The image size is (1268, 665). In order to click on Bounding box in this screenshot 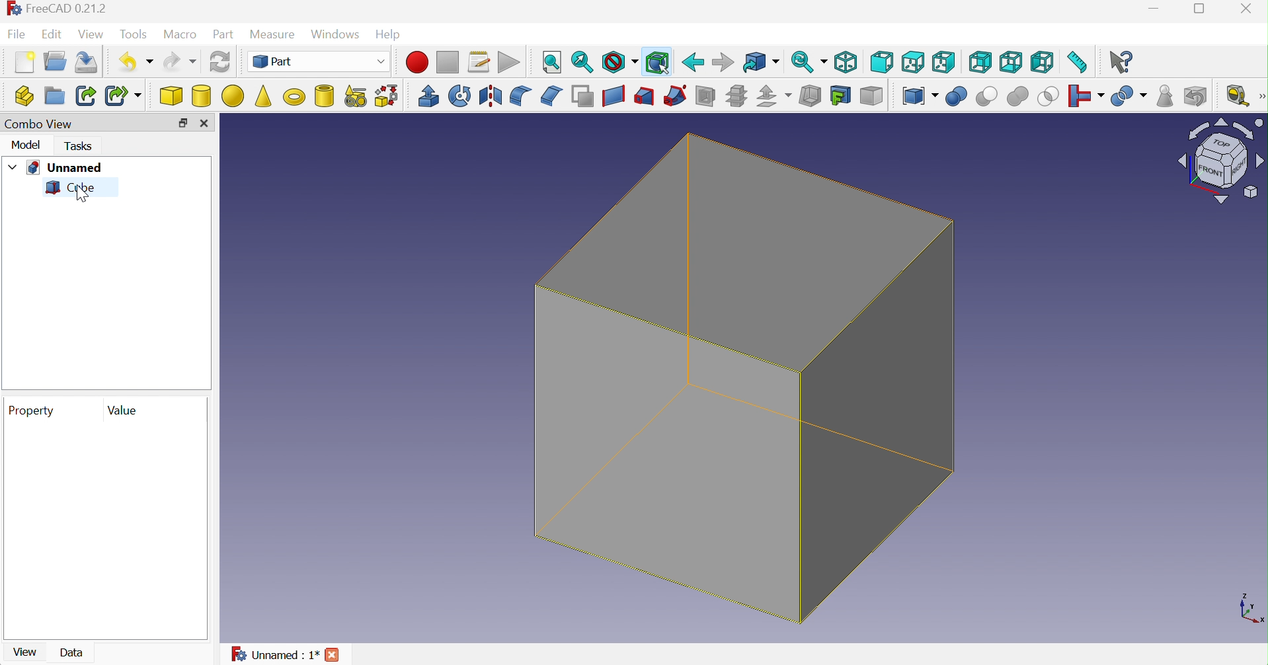, I will do `click(656, 63)`.